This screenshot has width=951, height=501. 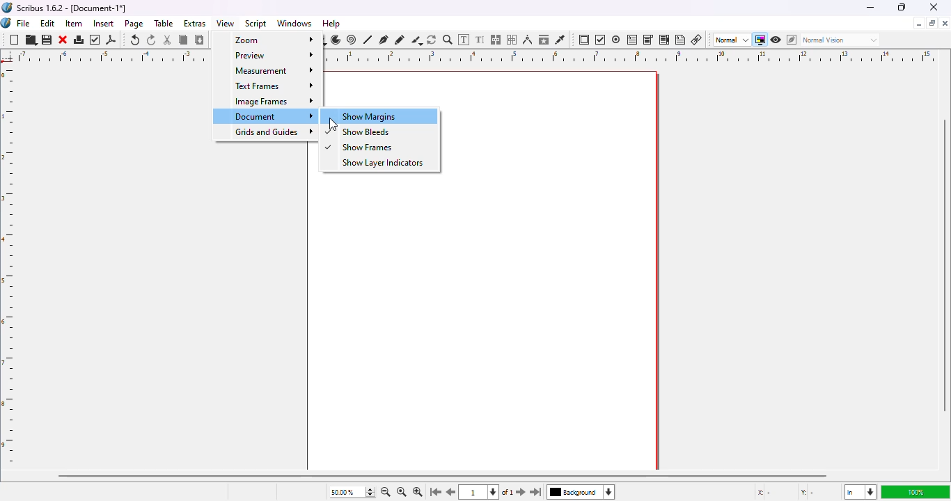 What do you see at coordinates (369, 492) in the screenshot?
I see `zoom in and out` at bounding box center [369, 492].